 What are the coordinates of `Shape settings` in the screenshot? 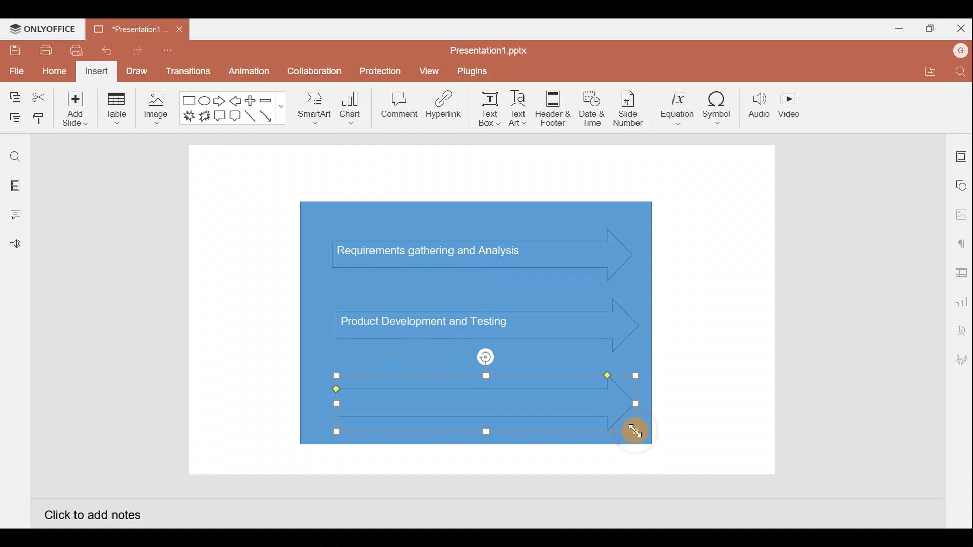 It's located at (962, 185).